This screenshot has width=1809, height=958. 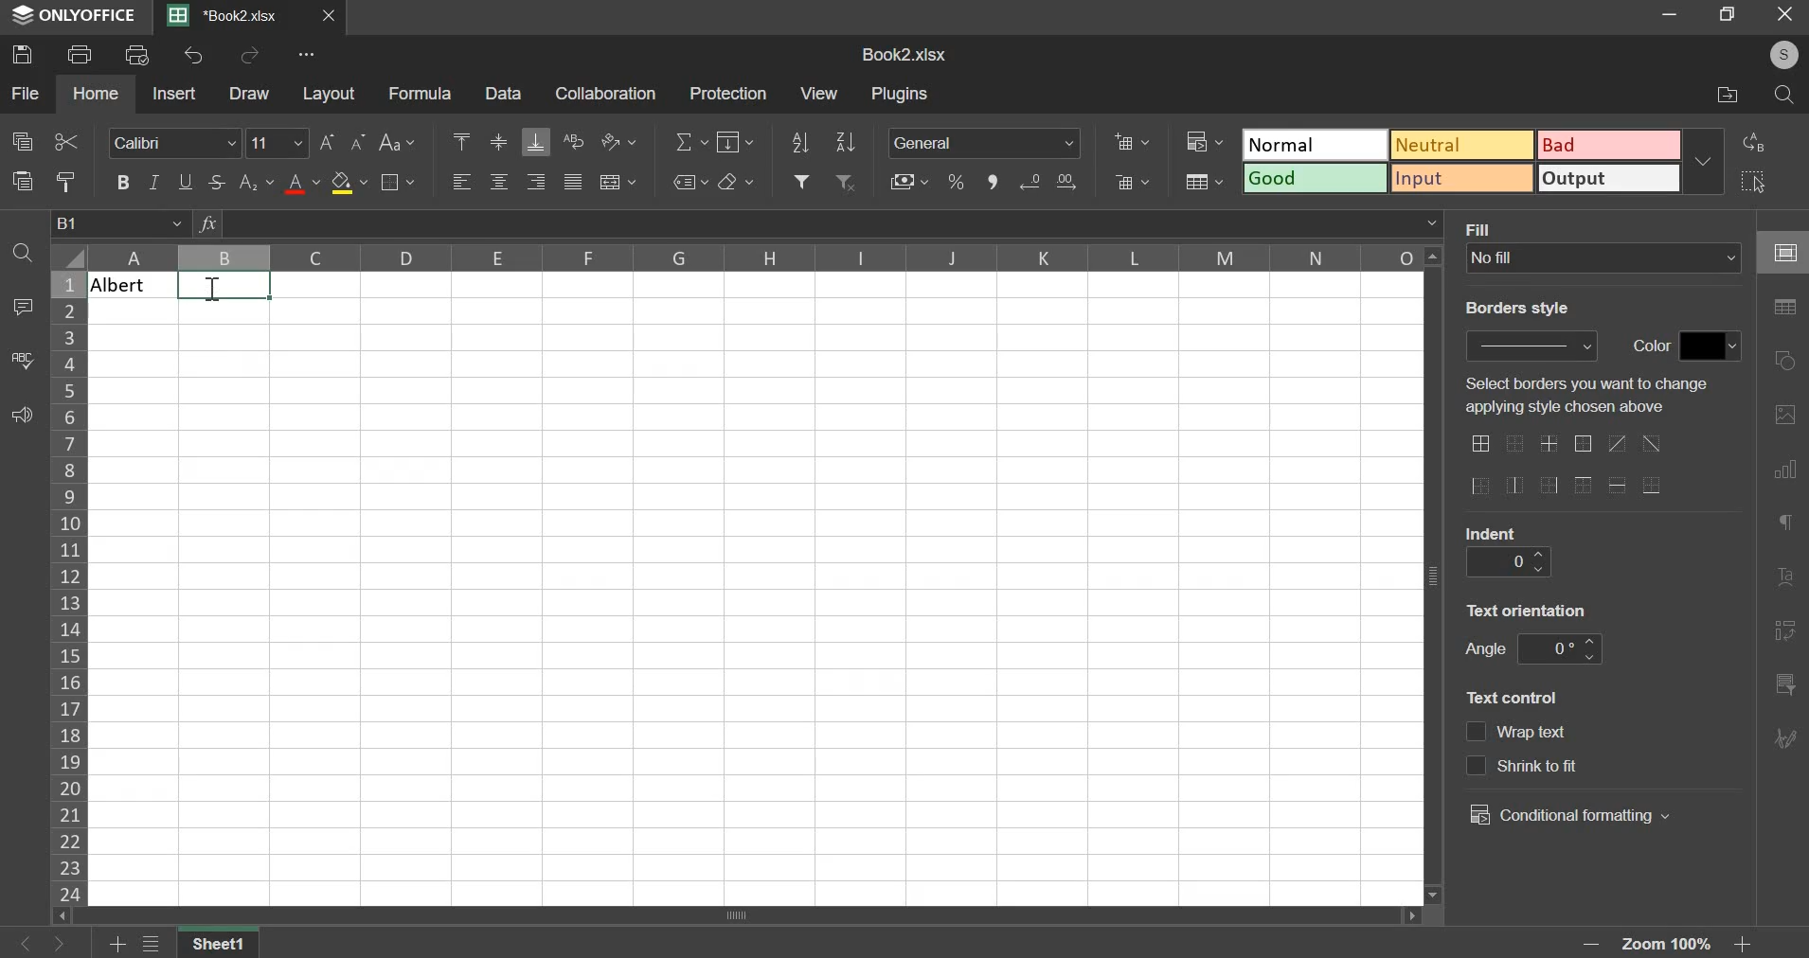 What do you see at coordinates (573, 182) in the screenshot?
I see `justified` at bounding box center [573, 182].